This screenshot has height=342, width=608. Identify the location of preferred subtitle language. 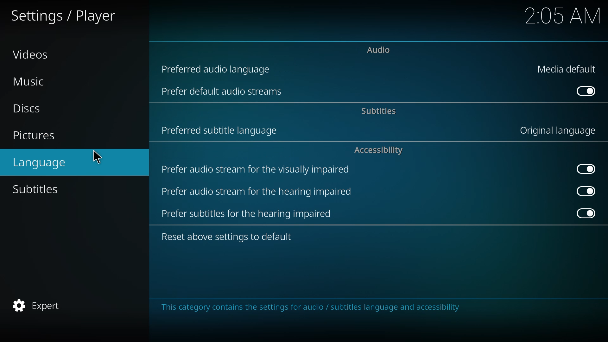
(220, 130).